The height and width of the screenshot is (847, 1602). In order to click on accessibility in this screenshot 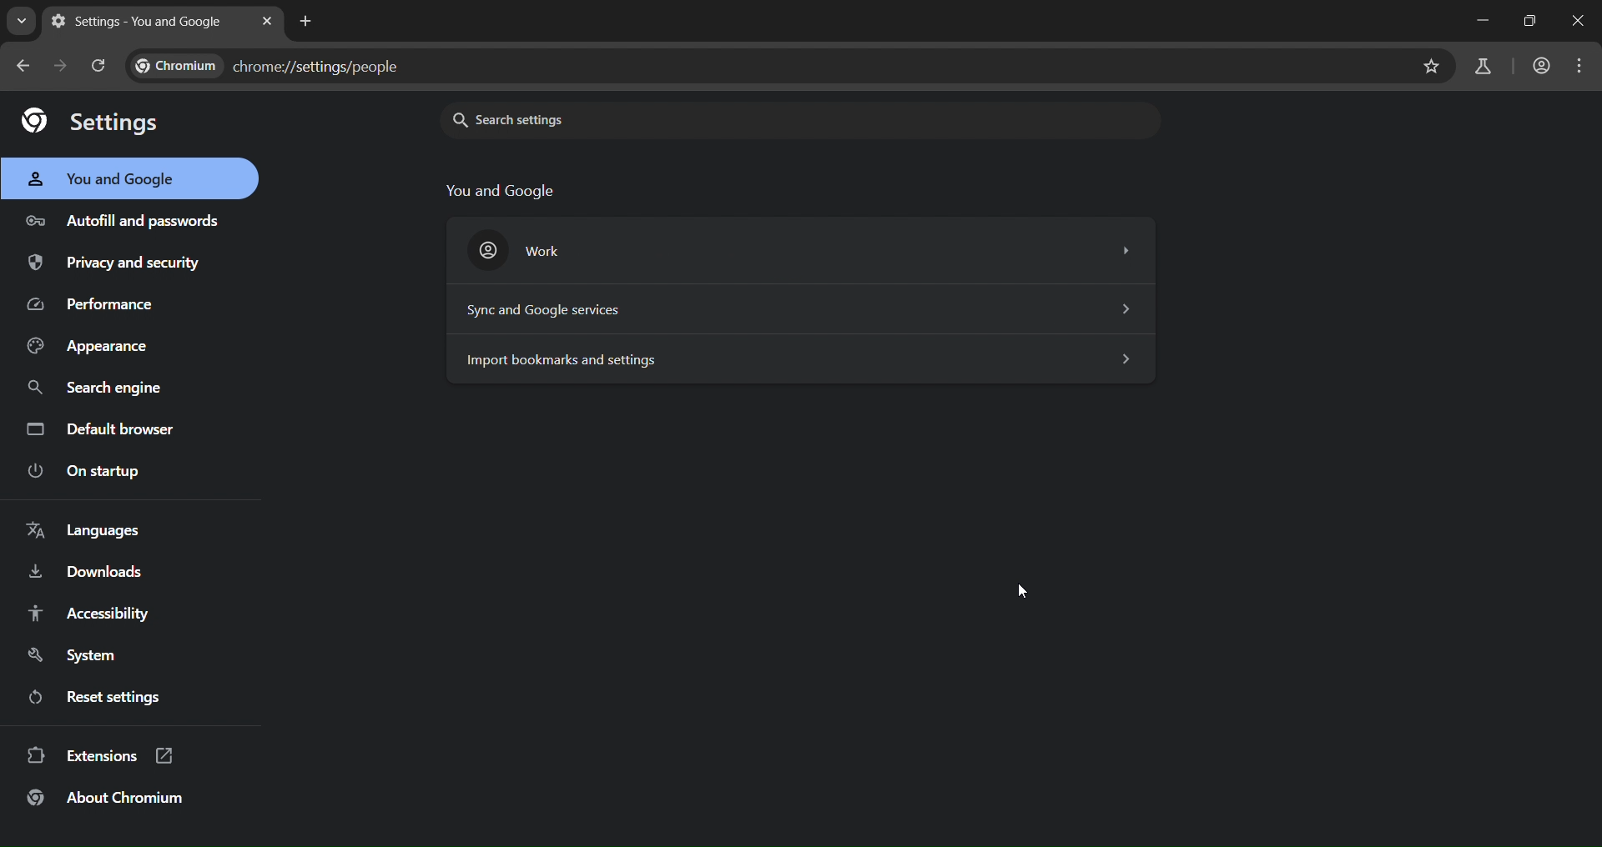, I will do `click(96, 614)`.